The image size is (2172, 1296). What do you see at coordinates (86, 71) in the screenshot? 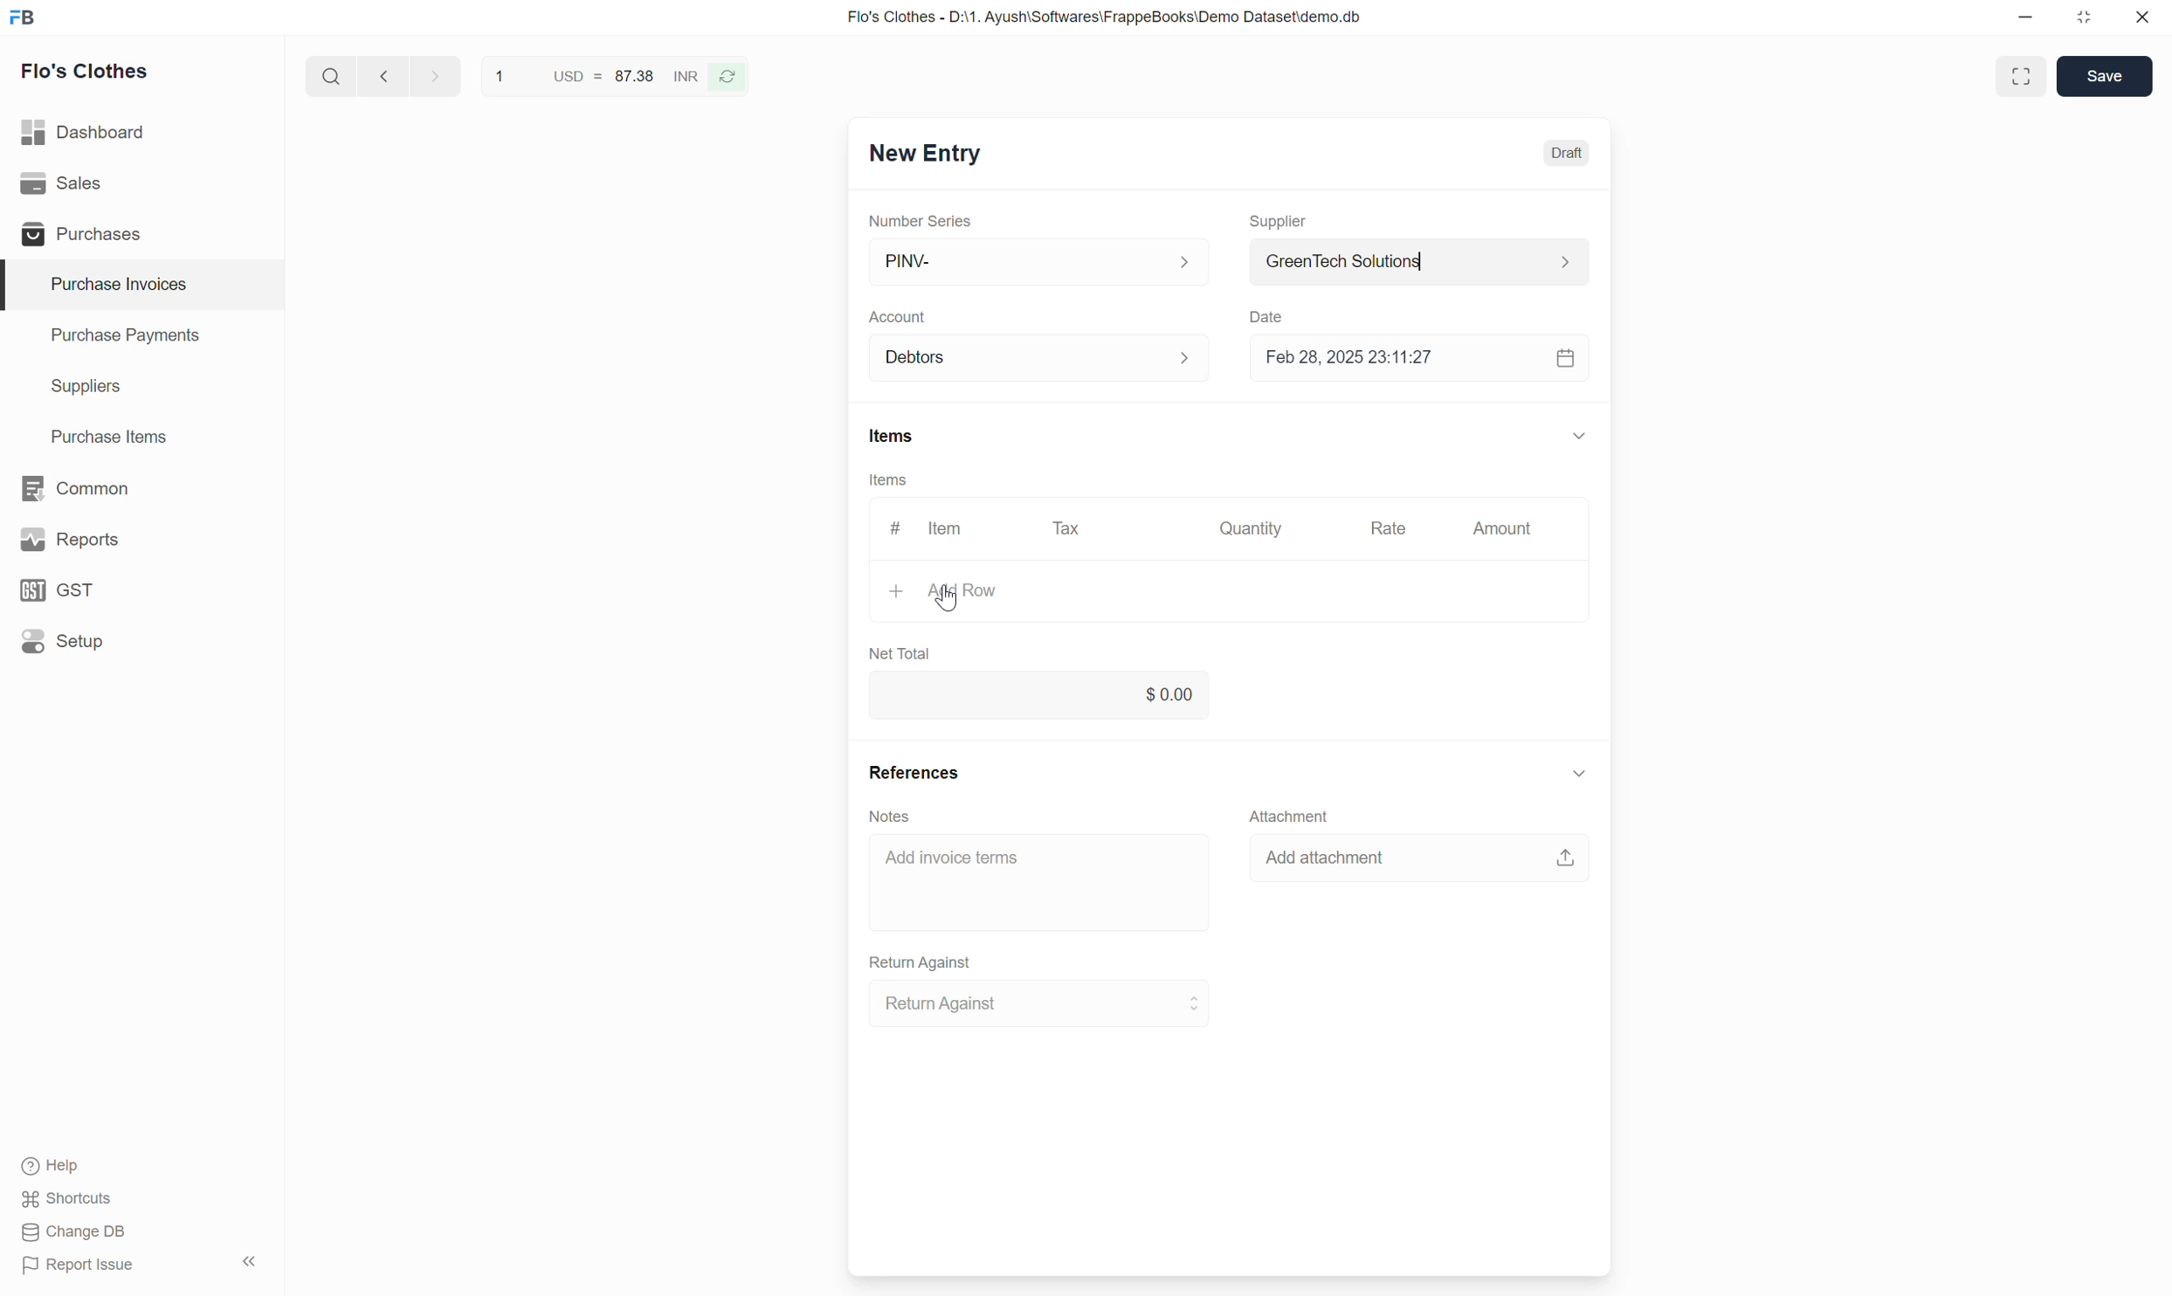
I see `Flo's Clothes` at bounding box center [86, 71].